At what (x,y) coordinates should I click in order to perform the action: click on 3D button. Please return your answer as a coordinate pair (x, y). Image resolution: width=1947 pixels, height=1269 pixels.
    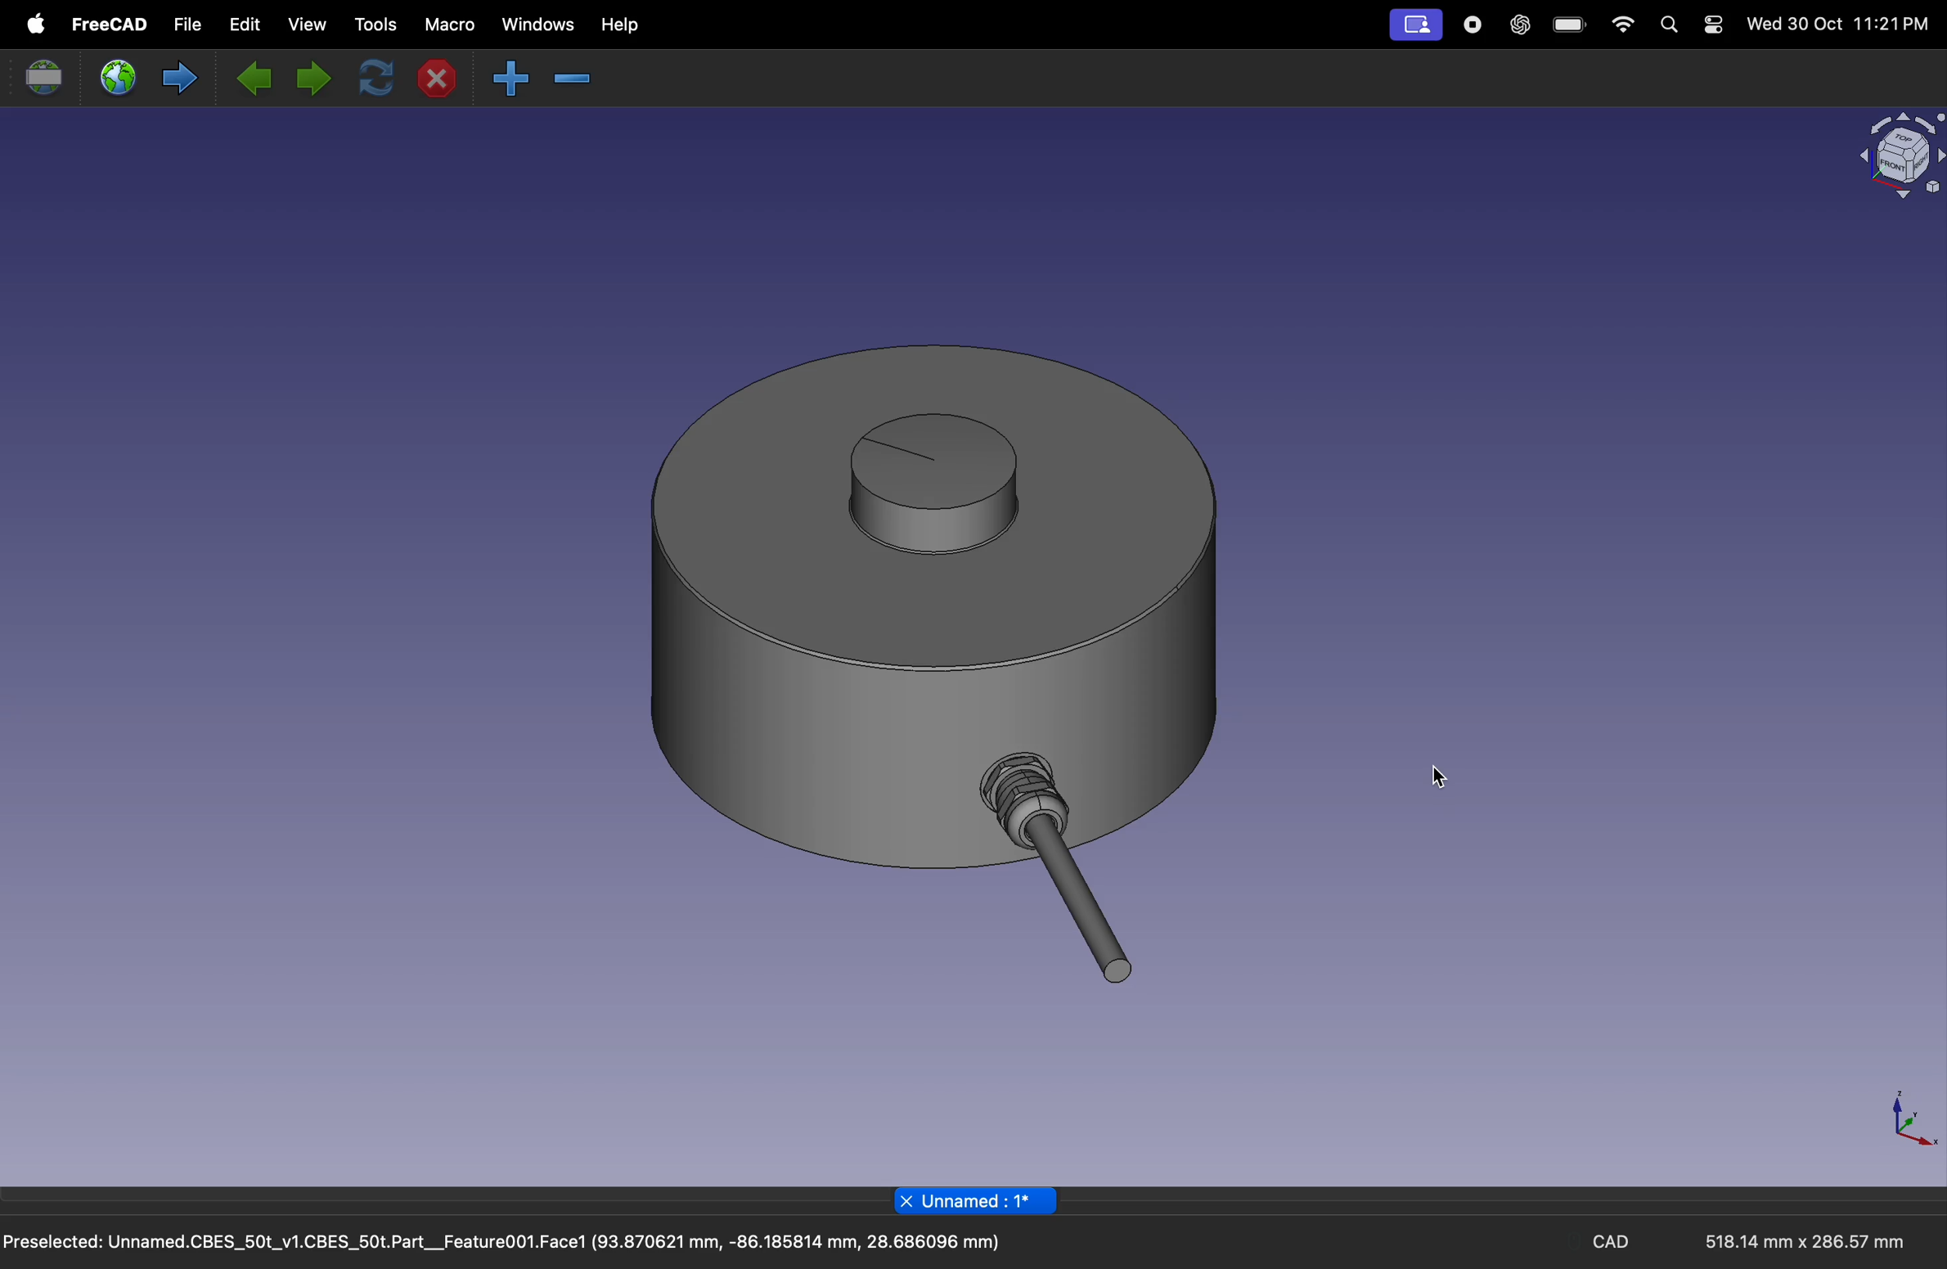
    Looking at the image, I should click on (952, 664).